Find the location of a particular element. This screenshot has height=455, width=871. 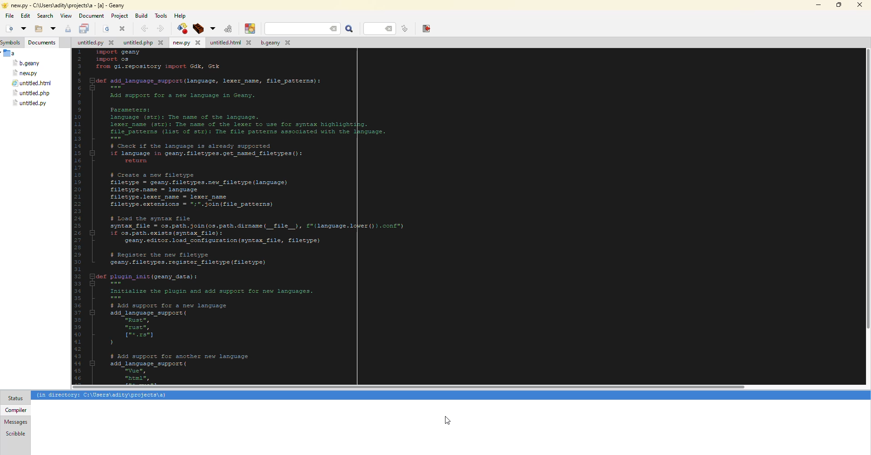

line is located at coordinates (404, 29).